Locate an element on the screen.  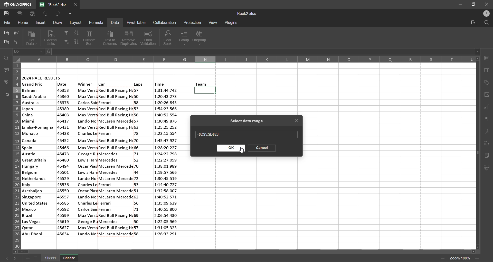
protection is located at coordinates (193, 23).